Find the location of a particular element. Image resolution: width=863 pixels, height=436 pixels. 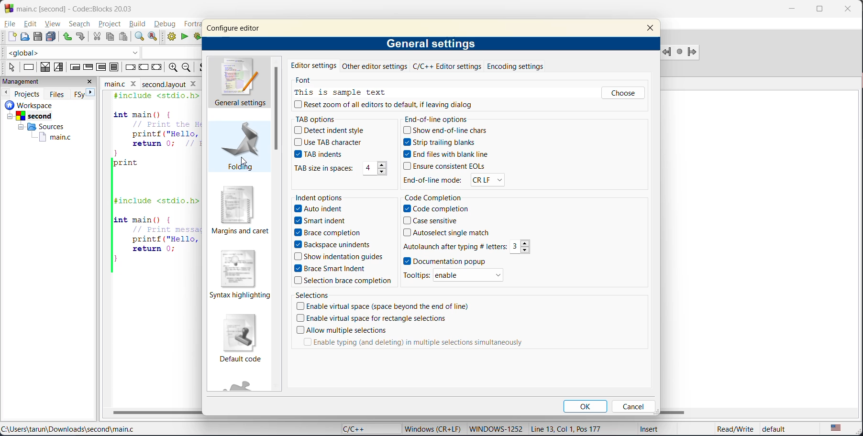

horizontal scroll bar is located at coordinates (156, 413).